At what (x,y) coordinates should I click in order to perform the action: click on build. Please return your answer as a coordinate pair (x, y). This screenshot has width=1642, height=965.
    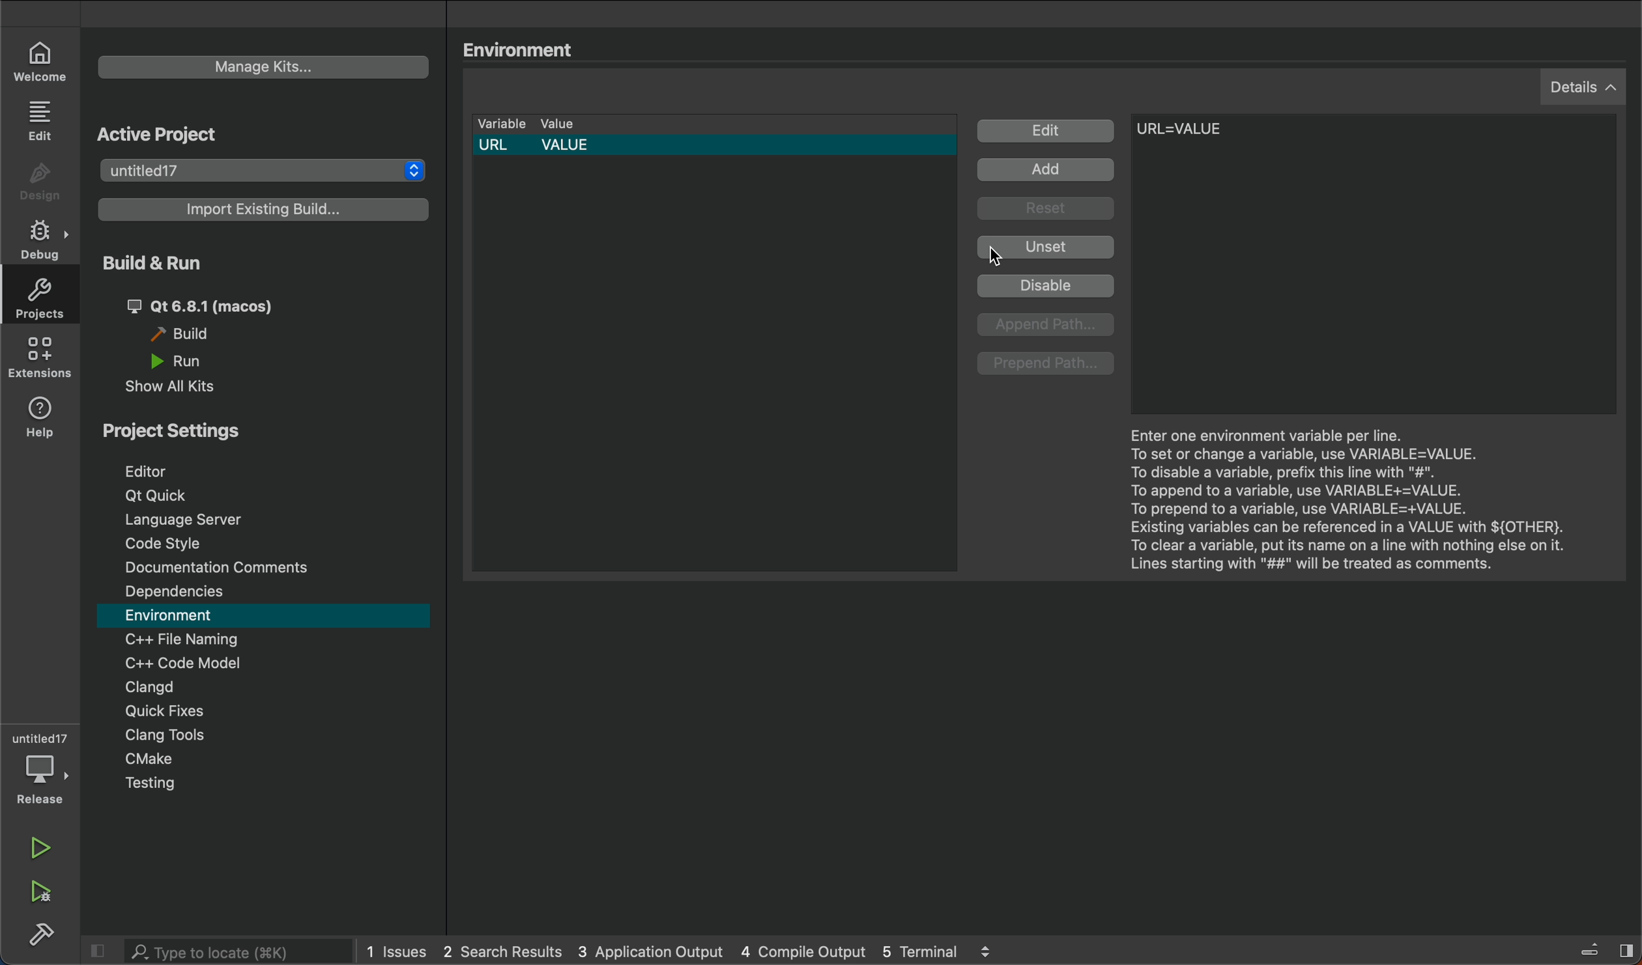
    Looking at the image, I should click on (46, 936).